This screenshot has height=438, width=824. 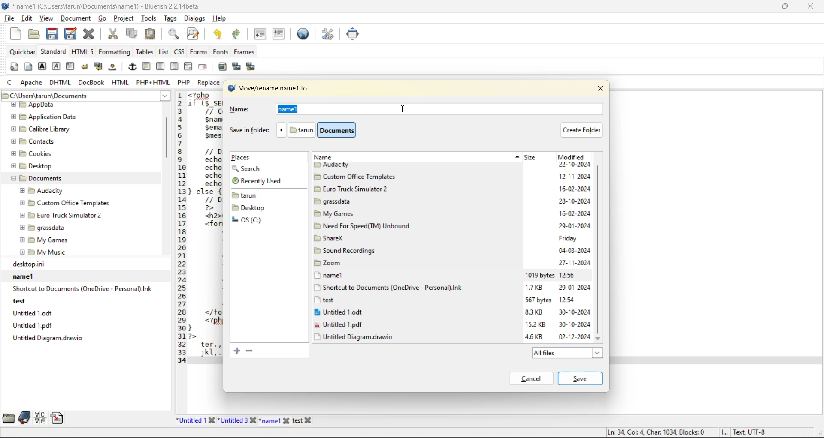 I want to click on anchor, so click(x=133, y=67).